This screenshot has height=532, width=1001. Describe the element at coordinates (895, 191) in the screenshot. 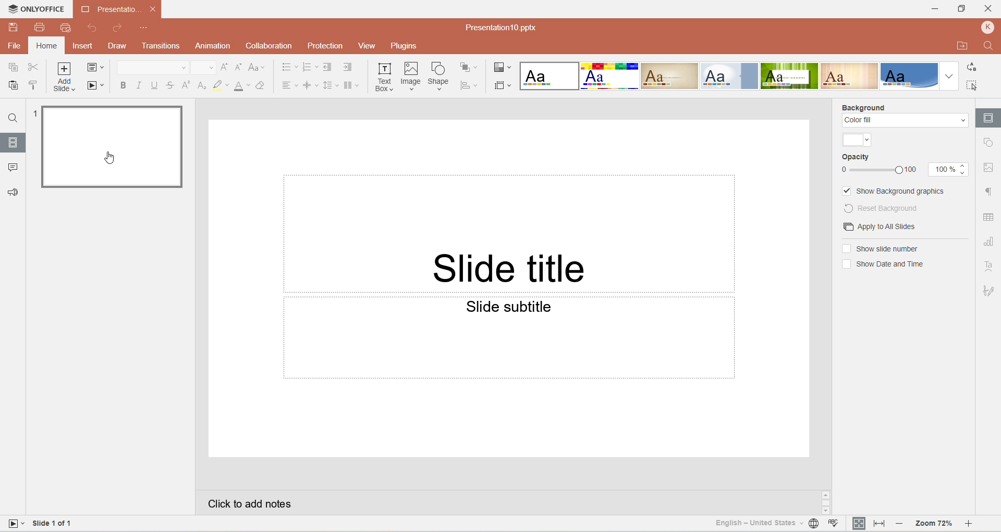

I see `(un)select Show background graphics` at that location.